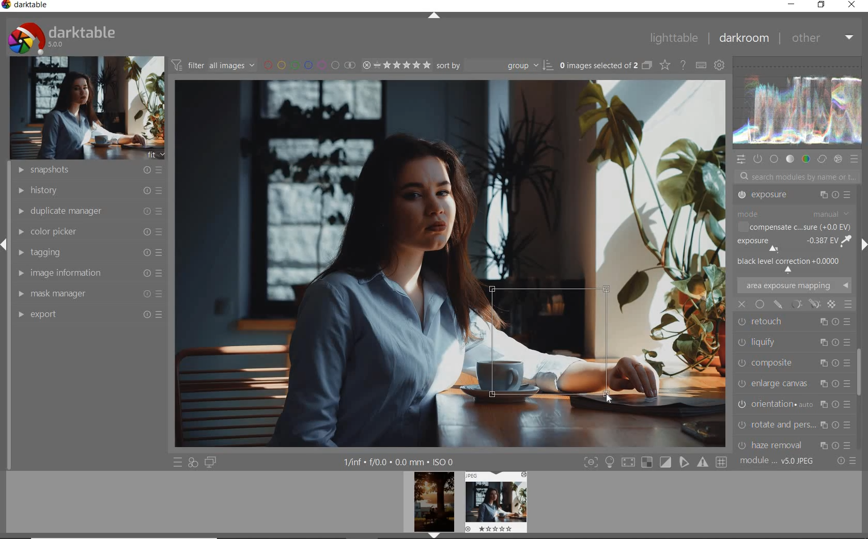 This screenshot has width=868, height=539. Describe the element at coordinates (702, 66) in the screenshot. I see `DEFINE KEYBOARD SHORTCUT` at that location.